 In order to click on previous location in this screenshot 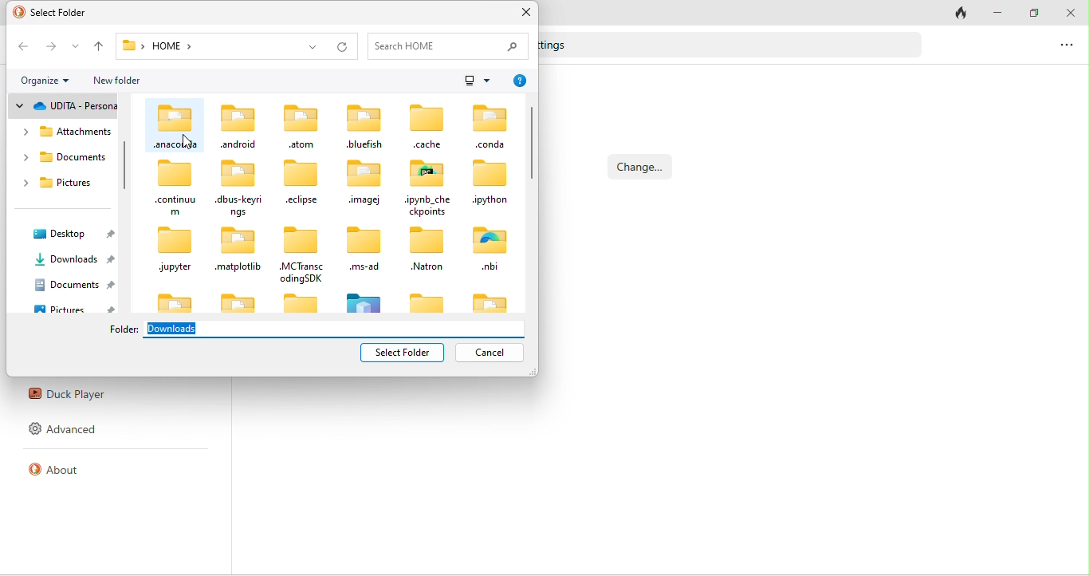, I will do `click(309, 45)`.